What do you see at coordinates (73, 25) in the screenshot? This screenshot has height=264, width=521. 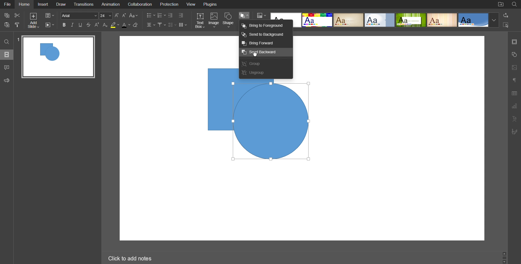 I see `Italic` at bounding box center [73, 25].